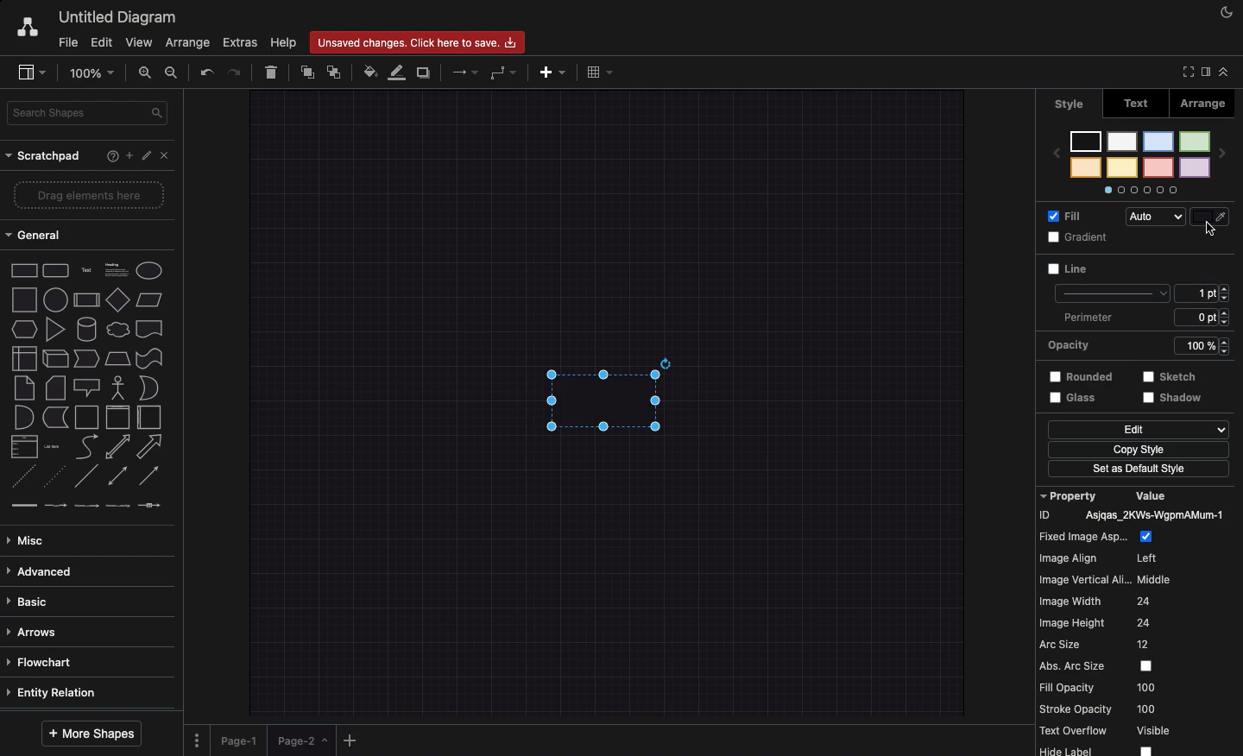 The height and width of the screenshot is (756, 1243). What do you see at coordinates (148, 418) in the screenshot?
I see `horizontal container` at bounding box center [148, 418].